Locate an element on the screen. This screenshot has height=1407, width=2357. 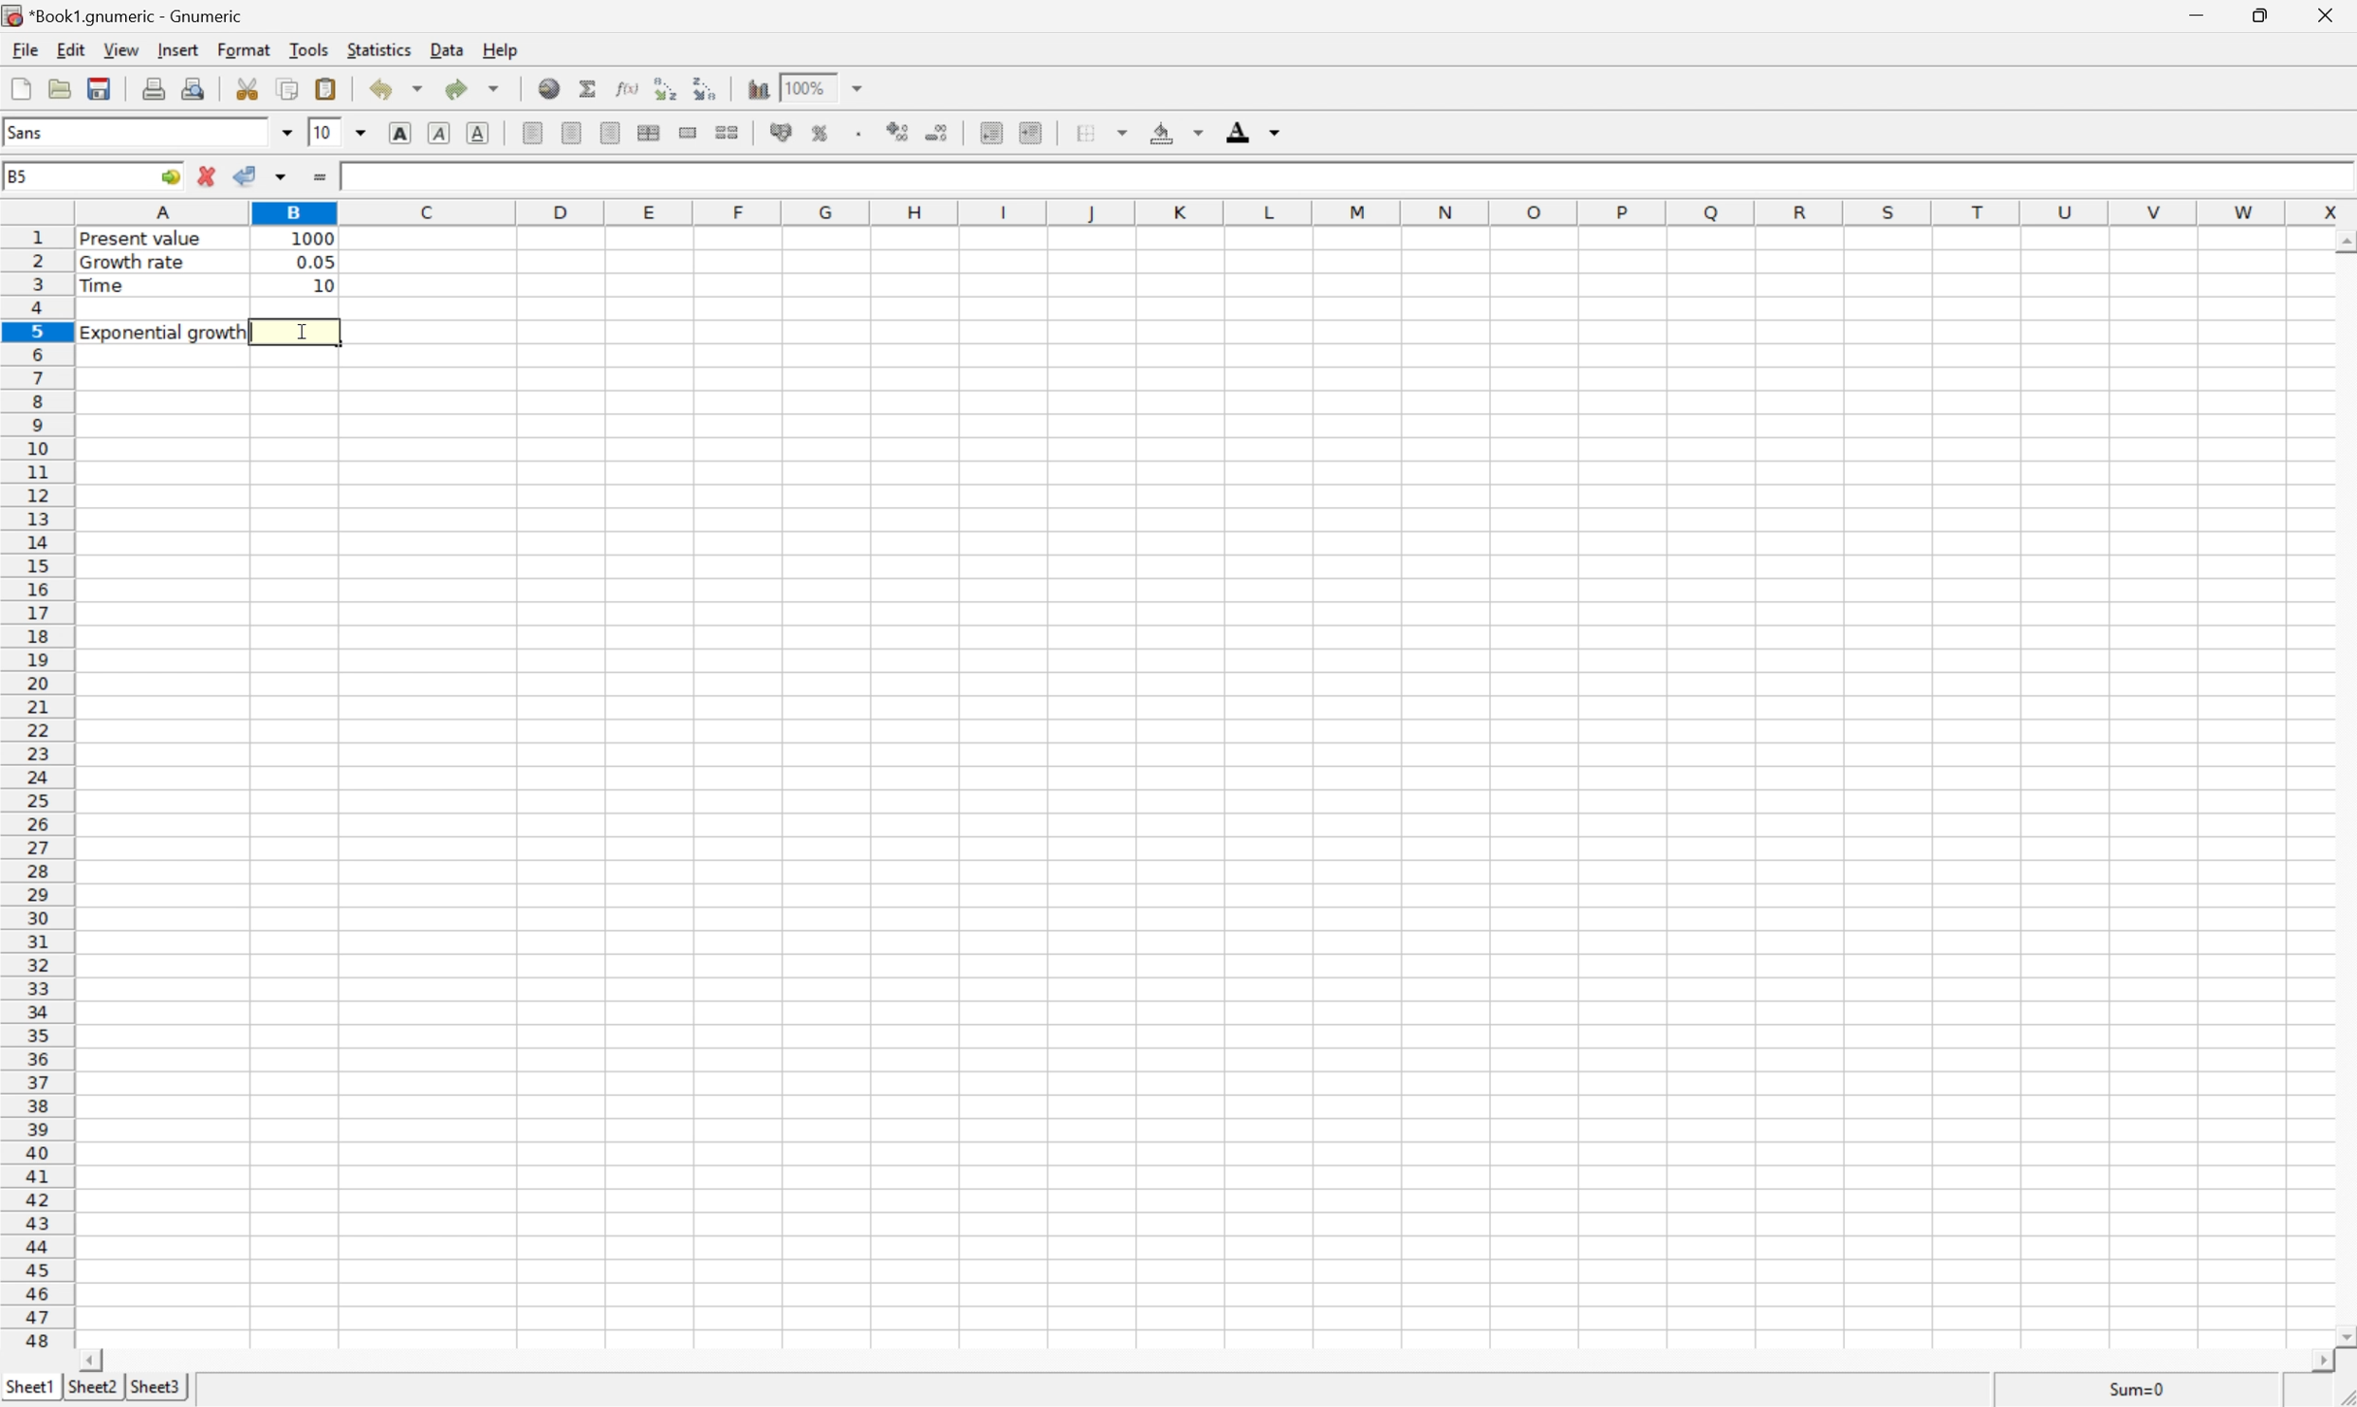
Edit is located at coordinates (72, 48).